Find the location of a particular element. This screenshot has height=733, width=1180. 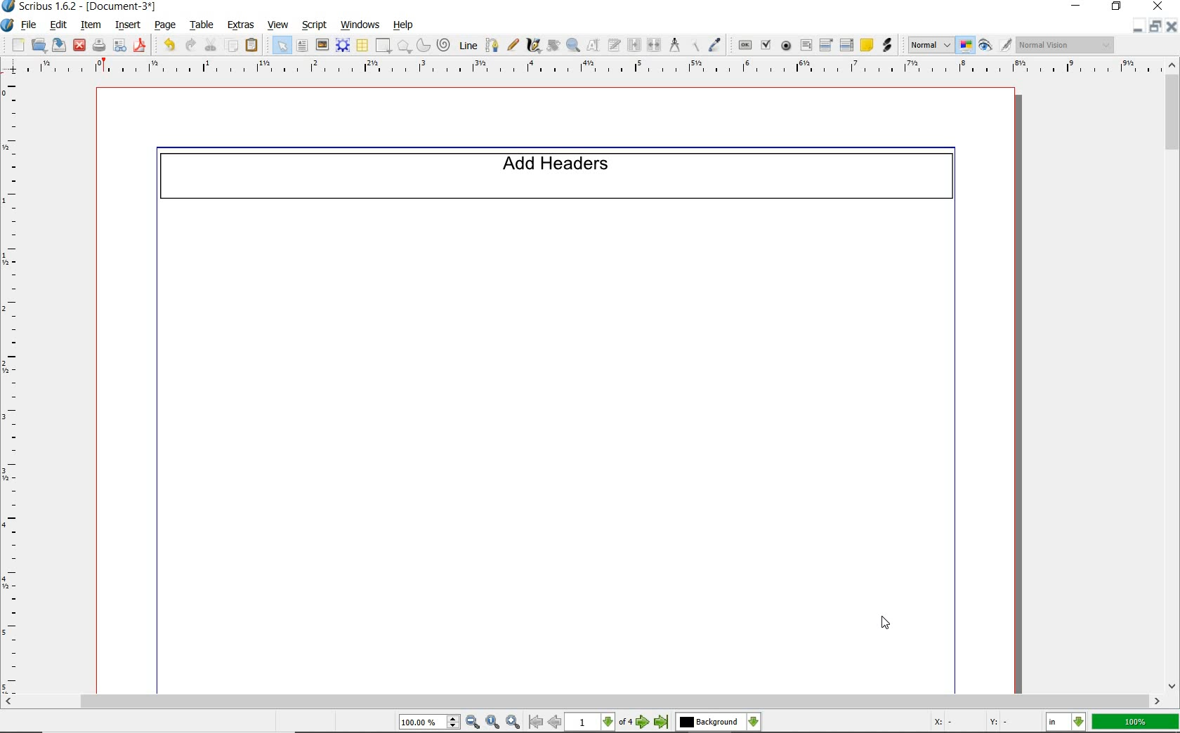

windows is located at coordinates (360, 24).